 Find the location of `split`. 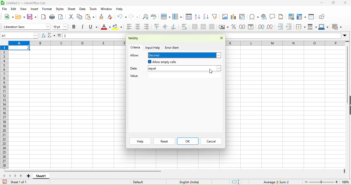

split is located at coordinates (213, 27).